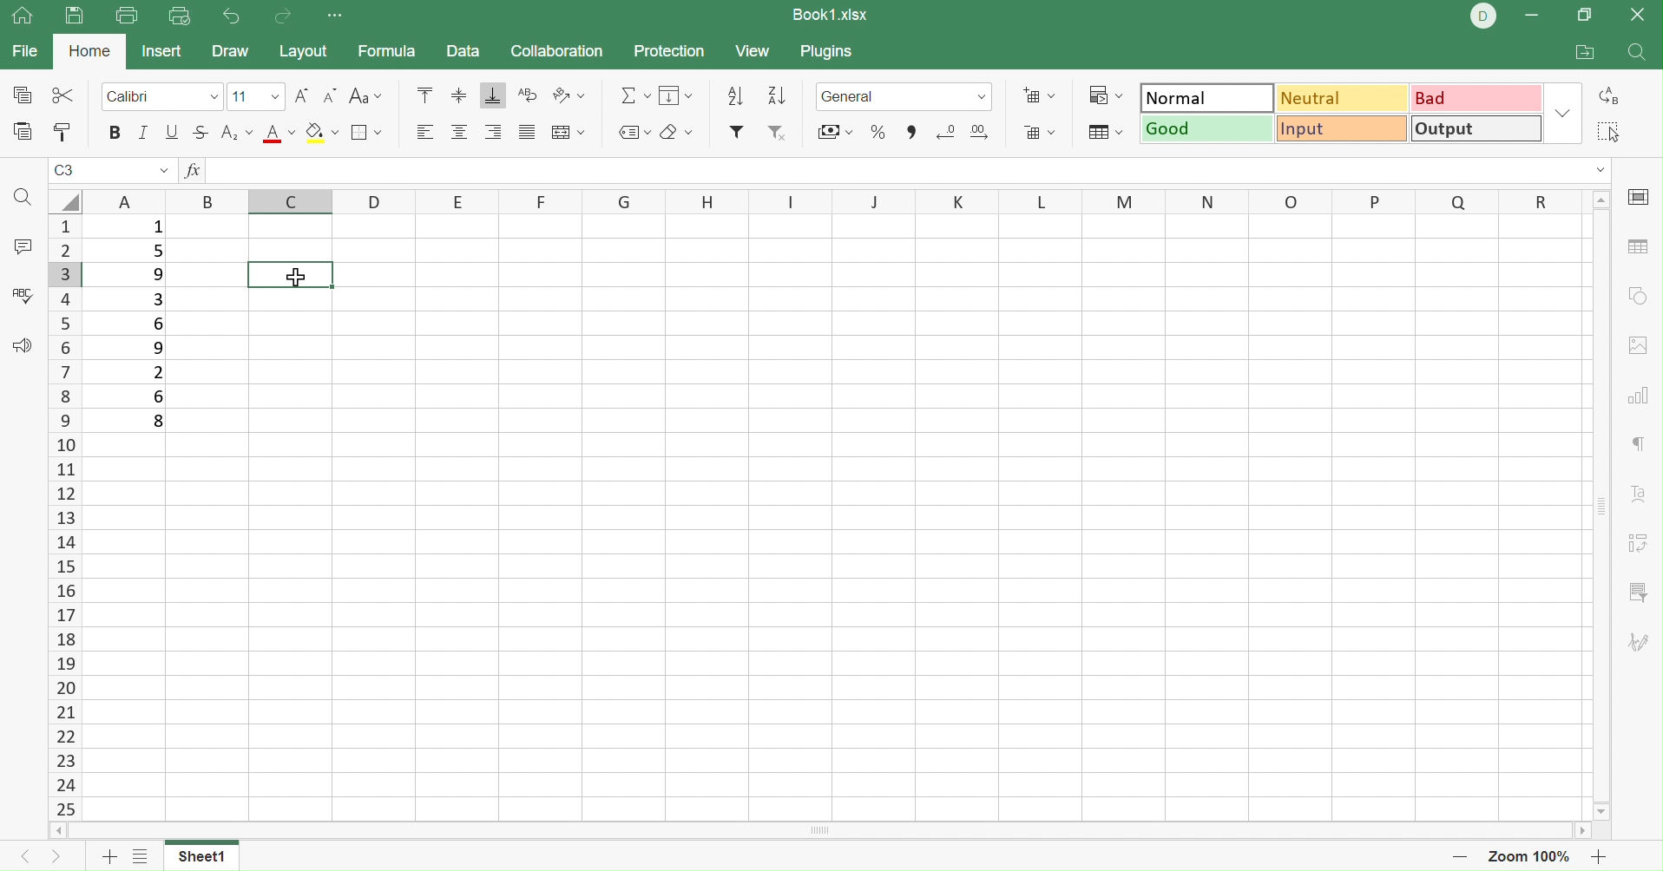 The image size is (1663, 871). Describe the element at coordinates (880, 134) in the screenshot. I see `Percent style` at that location.